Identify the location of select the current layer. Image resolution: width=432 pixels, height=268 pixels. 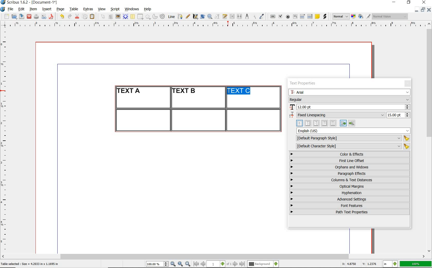
(263, 264).